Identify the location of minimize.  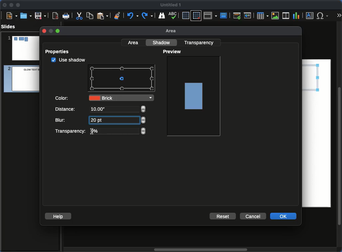
(50, 31).